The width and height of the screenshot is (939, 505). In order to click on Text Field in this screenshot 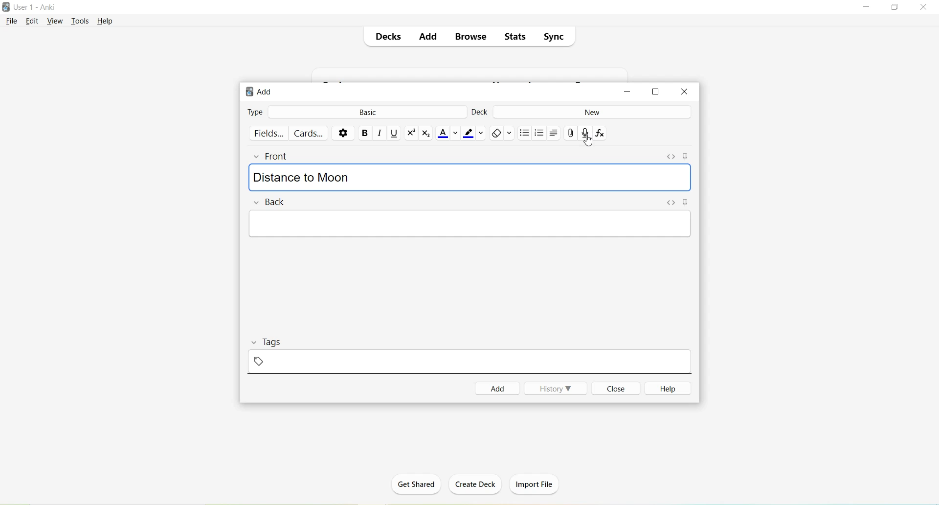, I will do `click(471, 223)`.